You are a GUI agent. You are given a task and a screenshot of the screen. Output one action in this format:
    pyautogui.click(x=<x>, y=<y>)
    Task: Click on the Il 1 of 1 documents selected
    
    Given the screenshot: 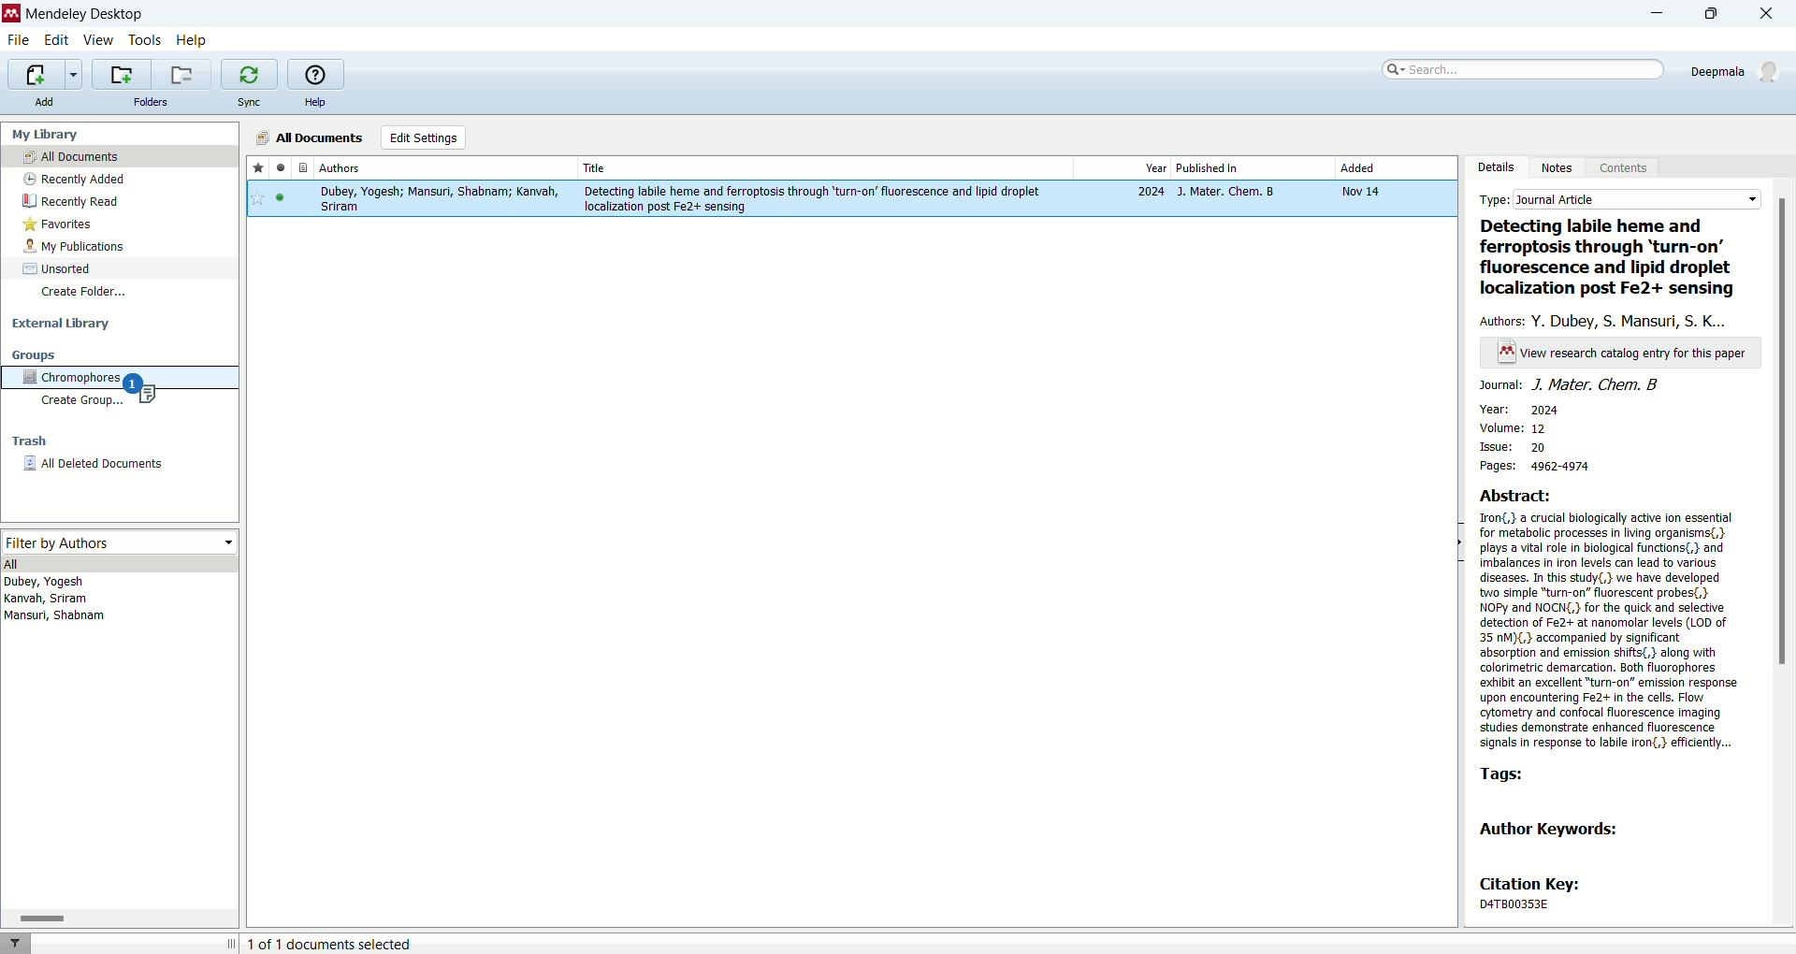 What is the action you would take?
    pyautogui.click(x=367, y=943)
    